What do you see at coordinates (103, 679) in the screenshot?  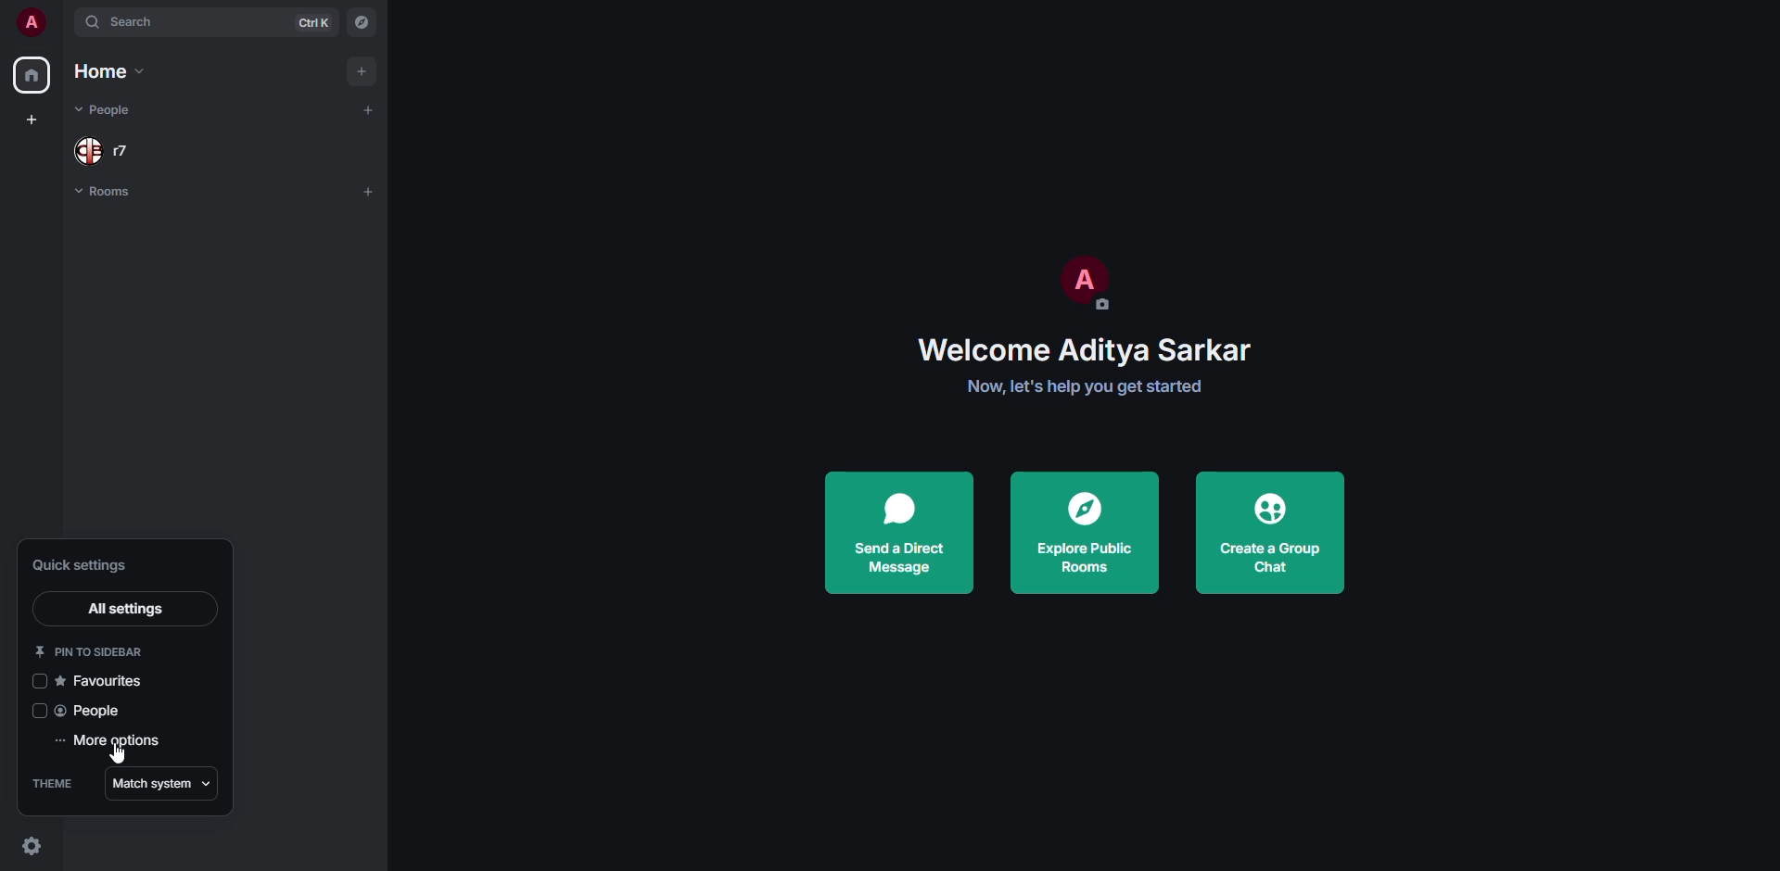 I see `favorites` at bounding box center [103, 679].